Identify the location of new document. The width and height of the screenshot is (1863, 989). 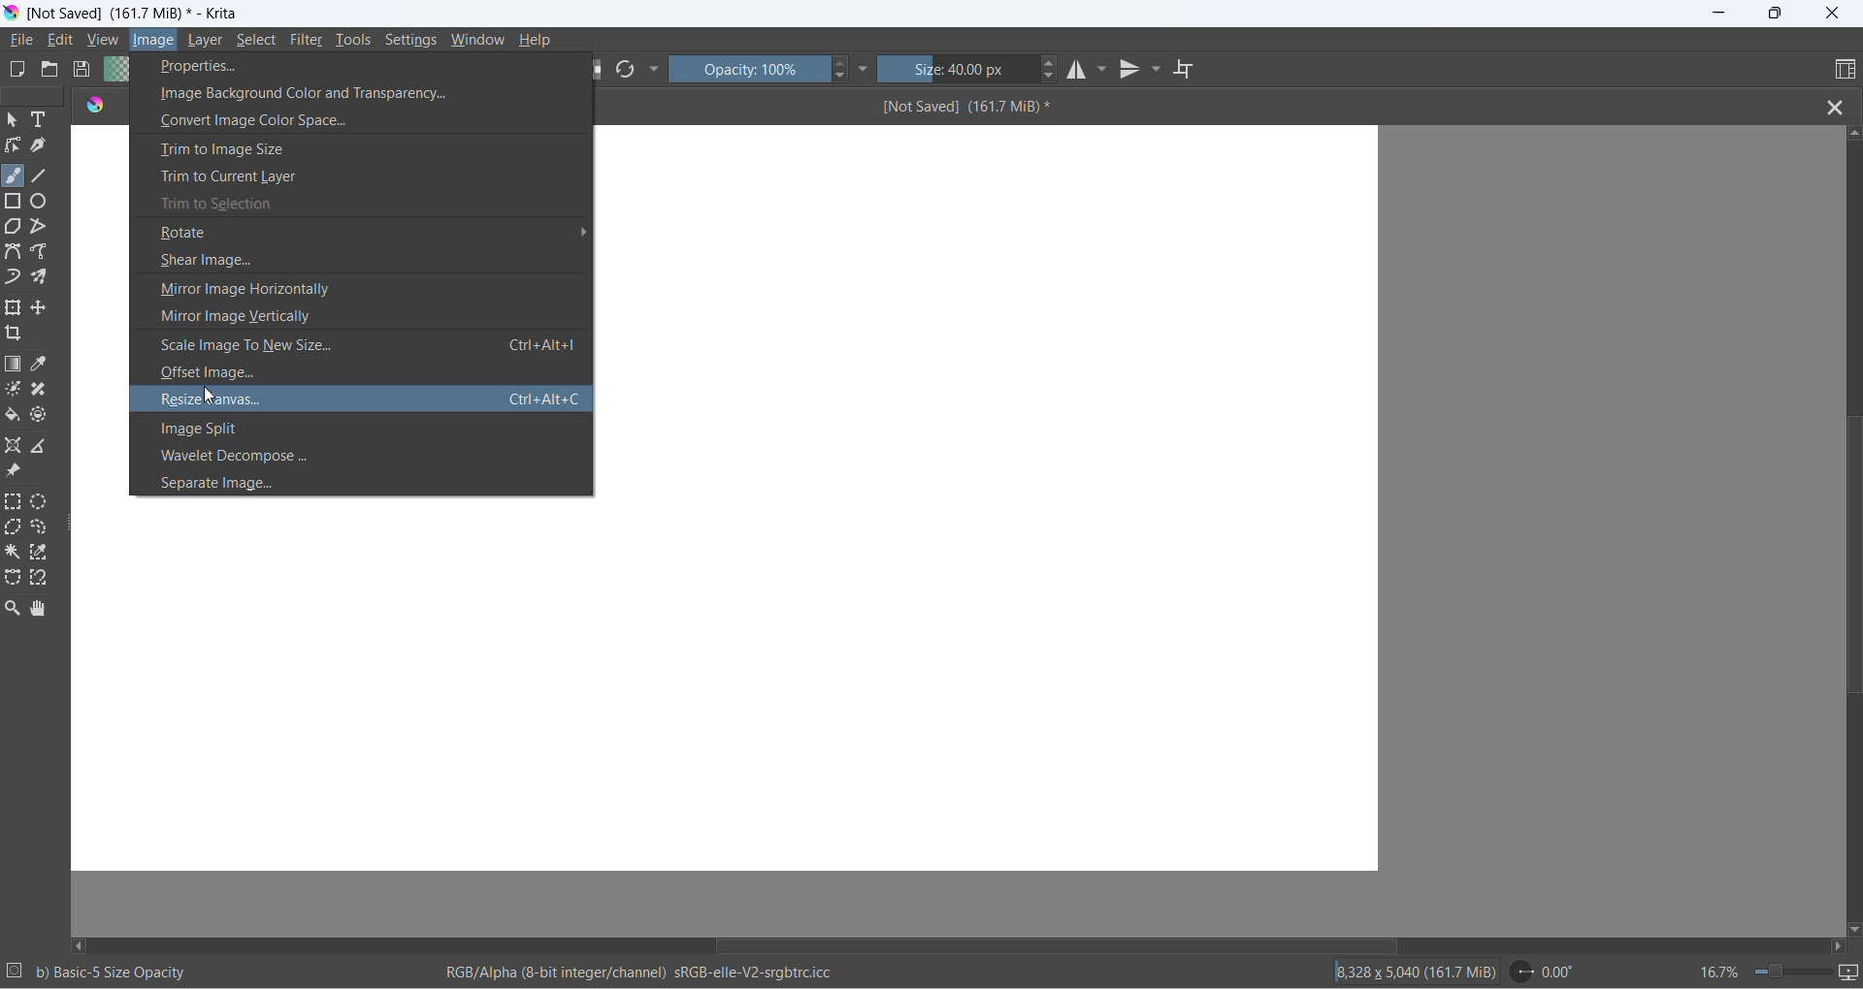
(19, 70).